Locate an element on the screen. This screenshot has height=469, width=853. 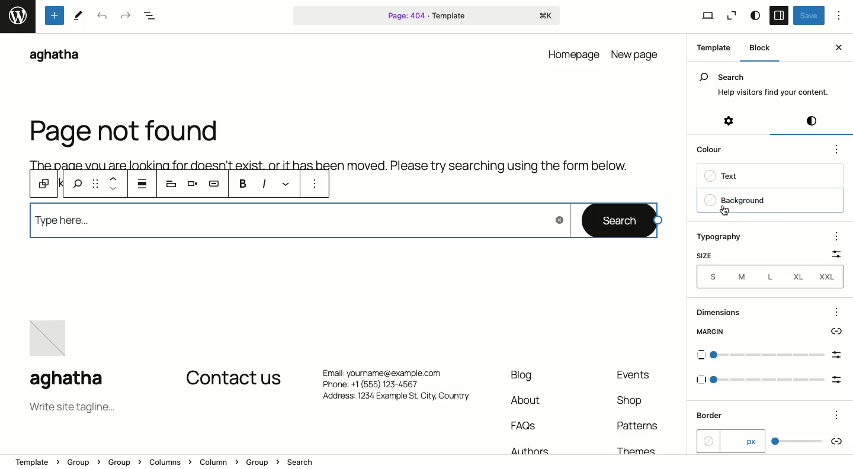
Border is located at coordinates (712, 416).